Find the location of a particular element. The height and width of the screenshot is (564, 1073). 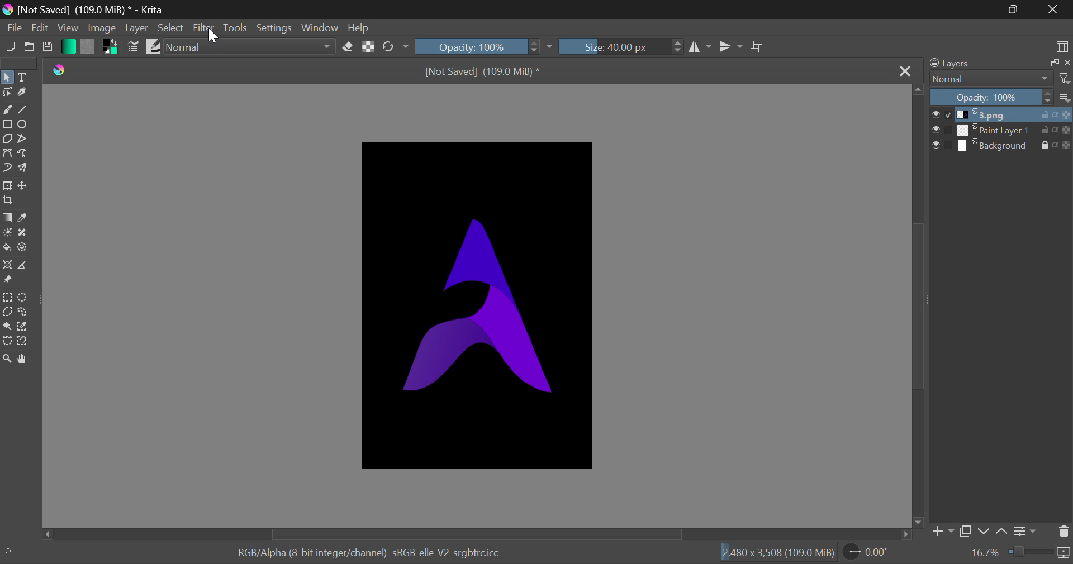

Restore Down is located at coordinates (975, 9).